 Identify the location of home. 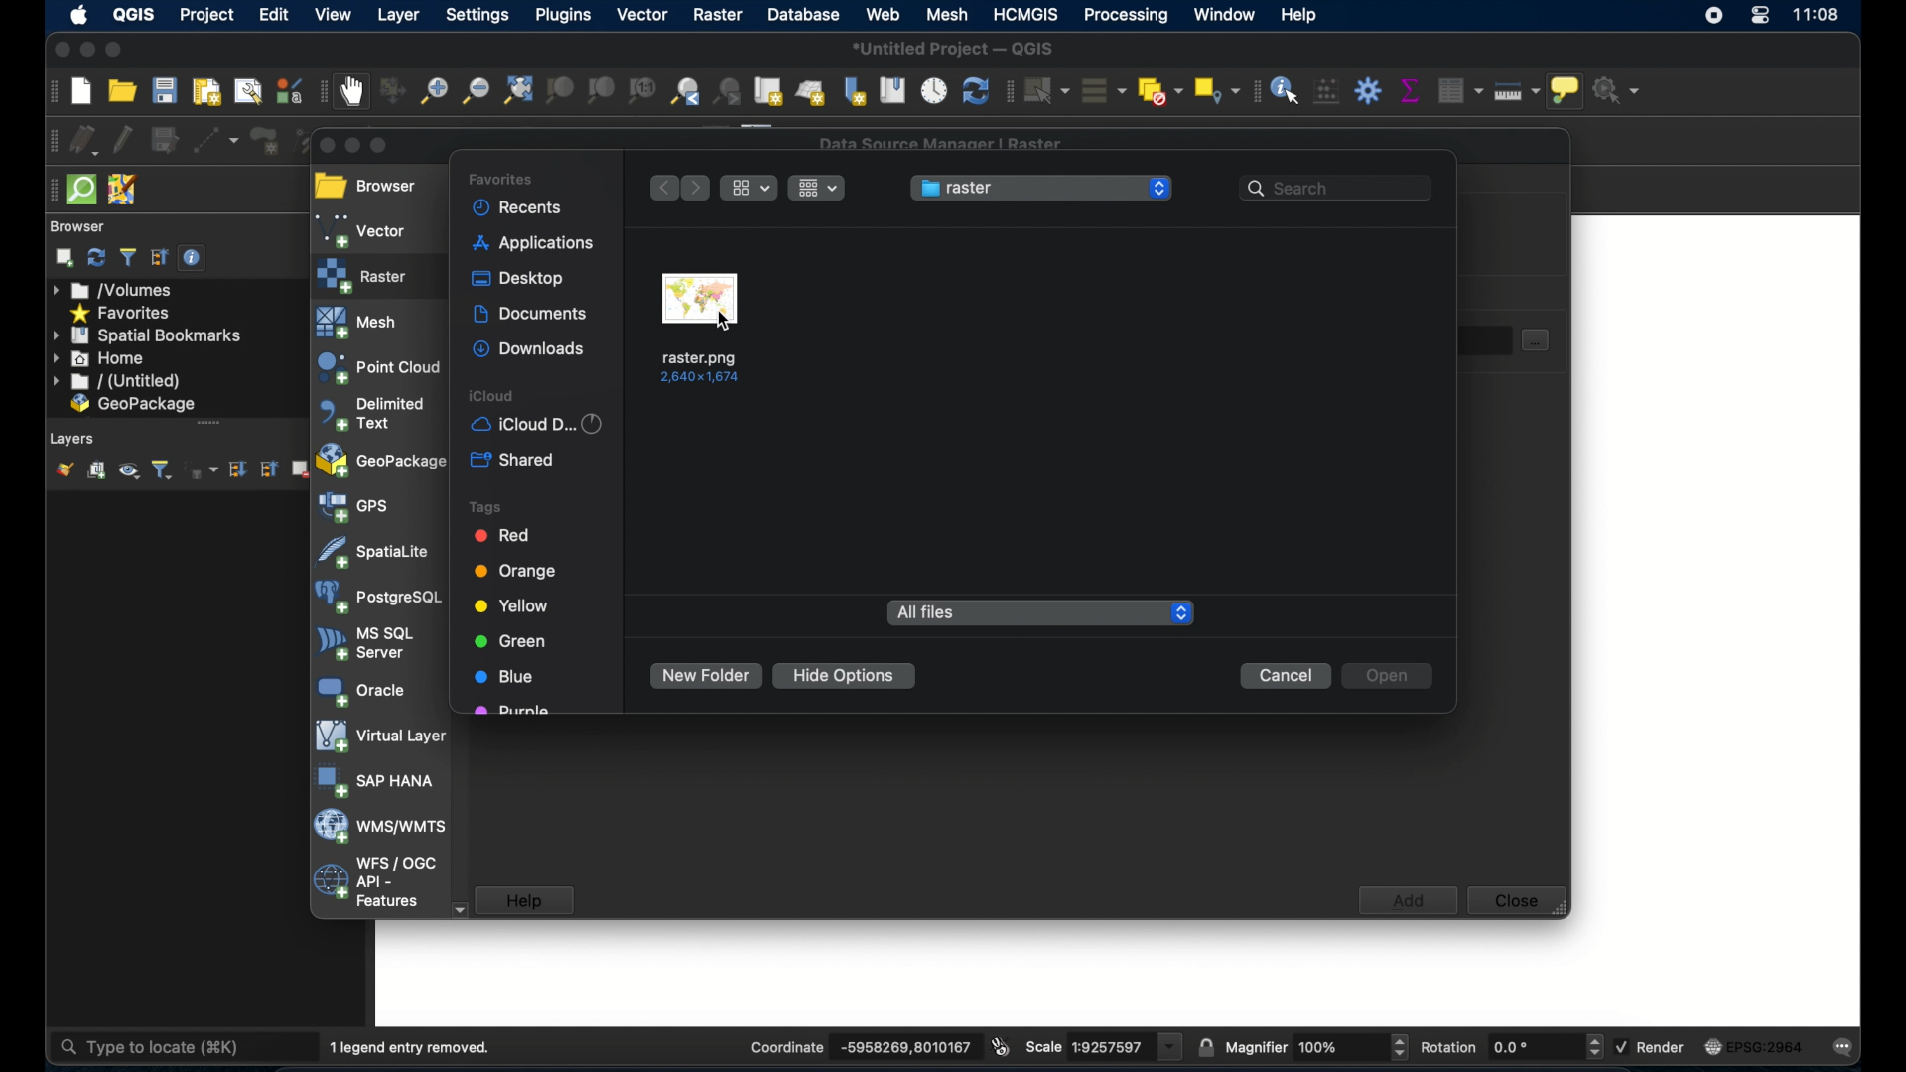
(100, 358).